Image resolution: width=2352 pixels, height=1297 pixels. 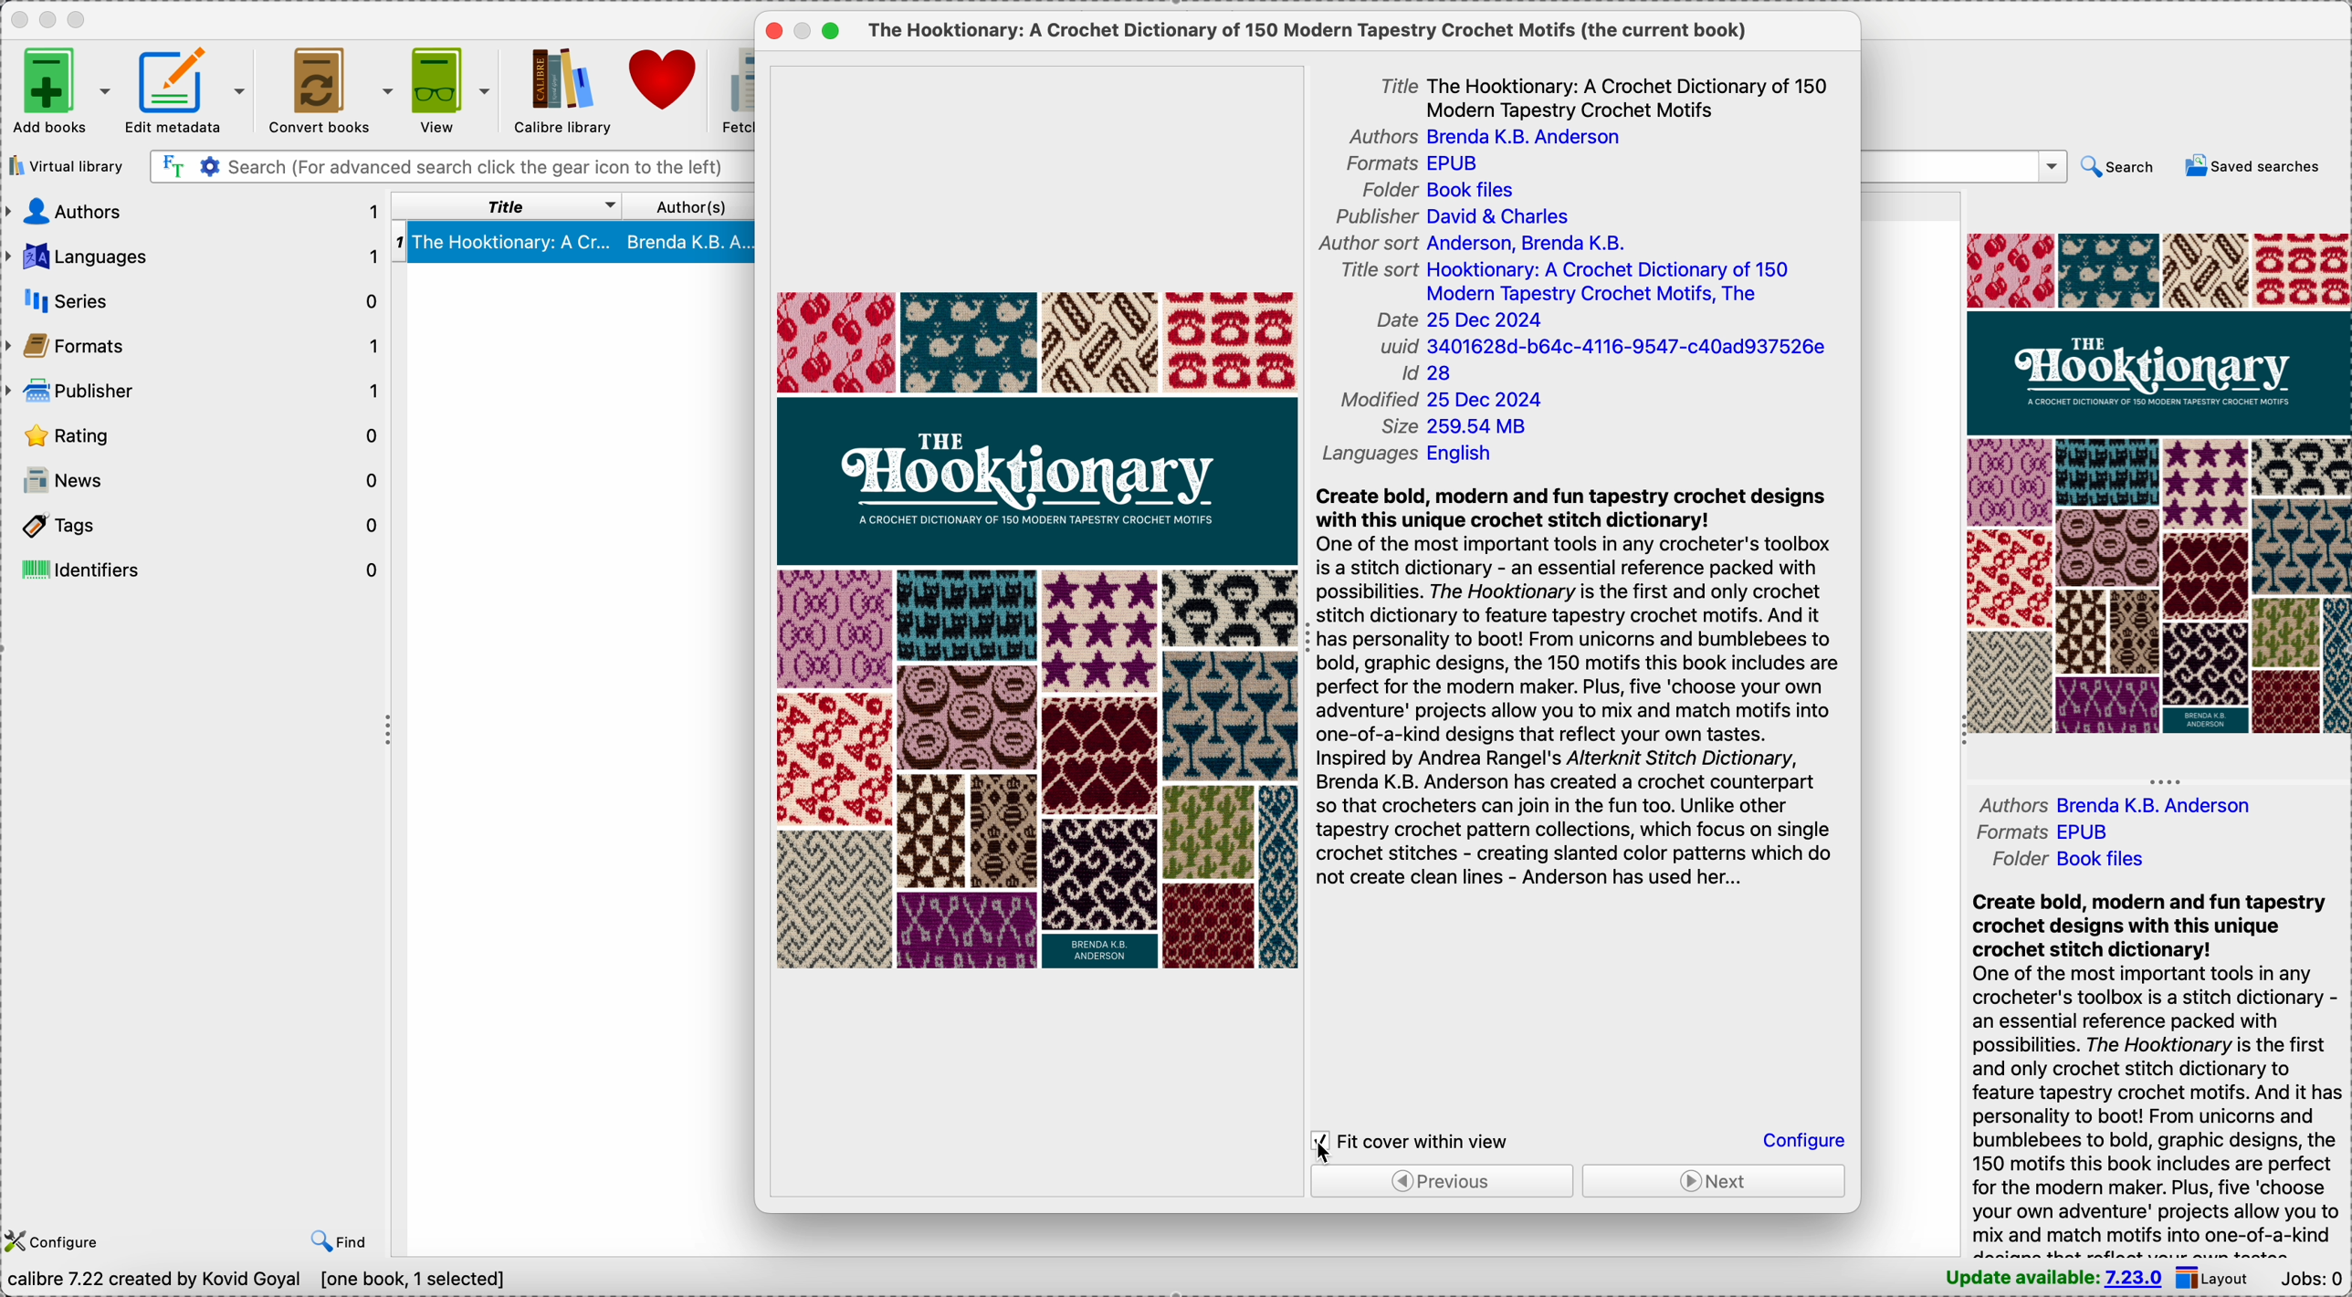 I want to click on saved searches, so click(x=2257, y=165).